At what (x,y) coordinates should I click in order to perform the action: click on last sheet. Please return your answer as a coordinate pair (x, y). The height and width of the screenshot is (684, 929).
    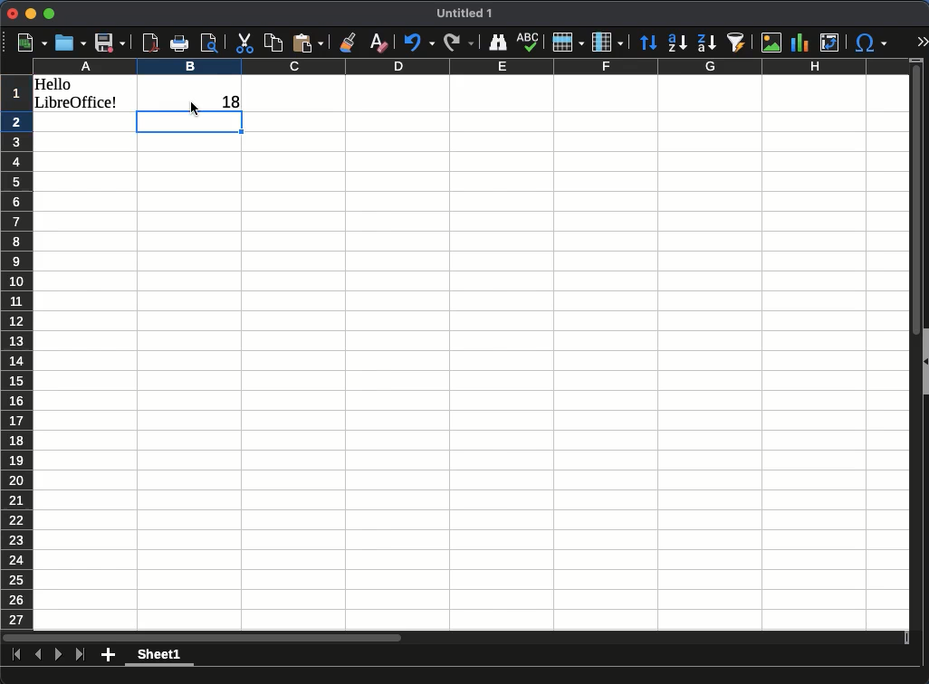
    Looking at the image, I should click on (17, 655).